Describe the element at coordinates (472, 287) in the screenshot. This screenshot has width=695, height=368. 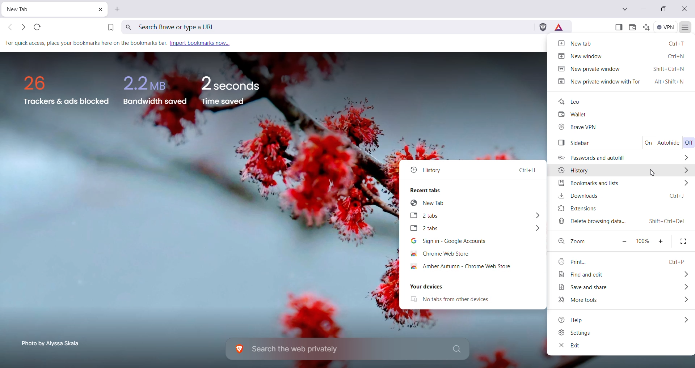
I see `Your devices` at that location.